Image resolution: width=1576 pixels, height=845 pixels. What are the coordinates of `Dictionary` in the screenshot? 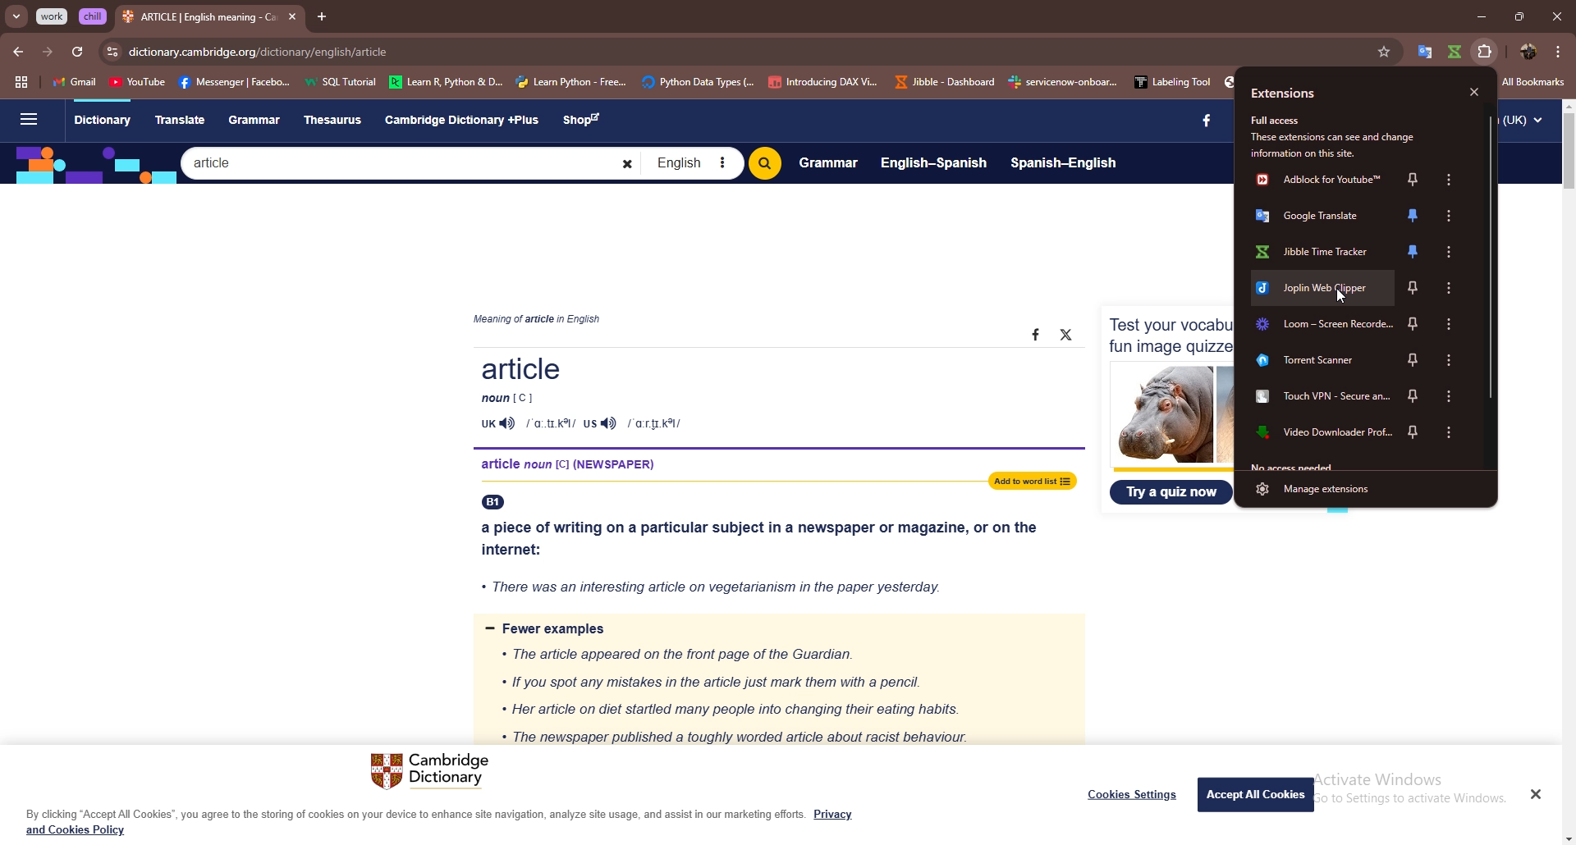 It's located at (102, 121).